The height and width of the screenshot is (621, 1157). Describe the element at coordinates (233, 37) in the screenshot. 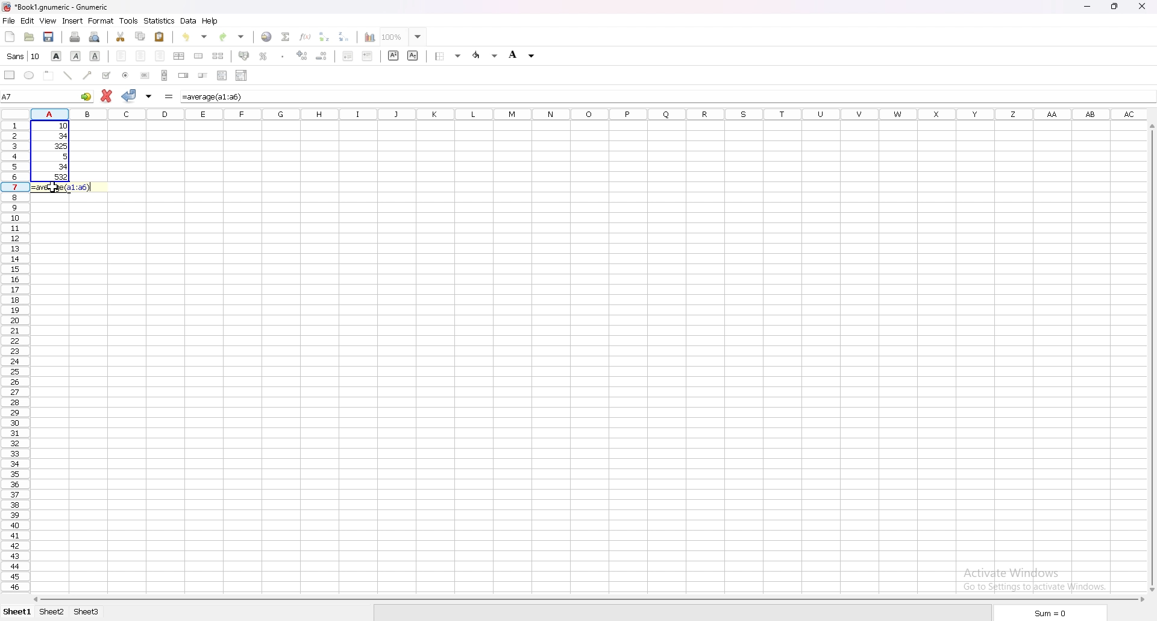

I see `redo` at that location.